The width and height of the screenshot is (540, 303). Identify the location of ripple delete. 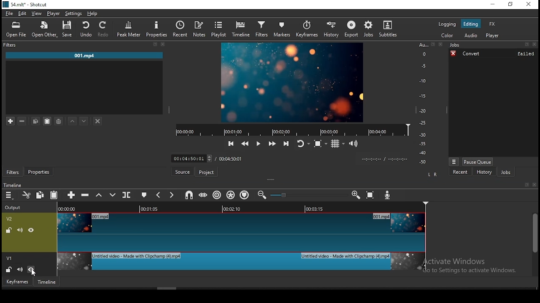
(86, 195).